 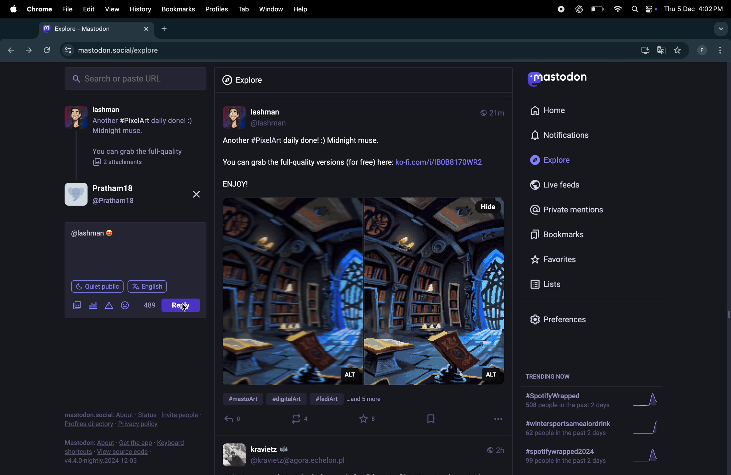 What do you see at coordinates (370, 401) in the screenshot?
I see `and 5 more` at bounding box center [370, 401].